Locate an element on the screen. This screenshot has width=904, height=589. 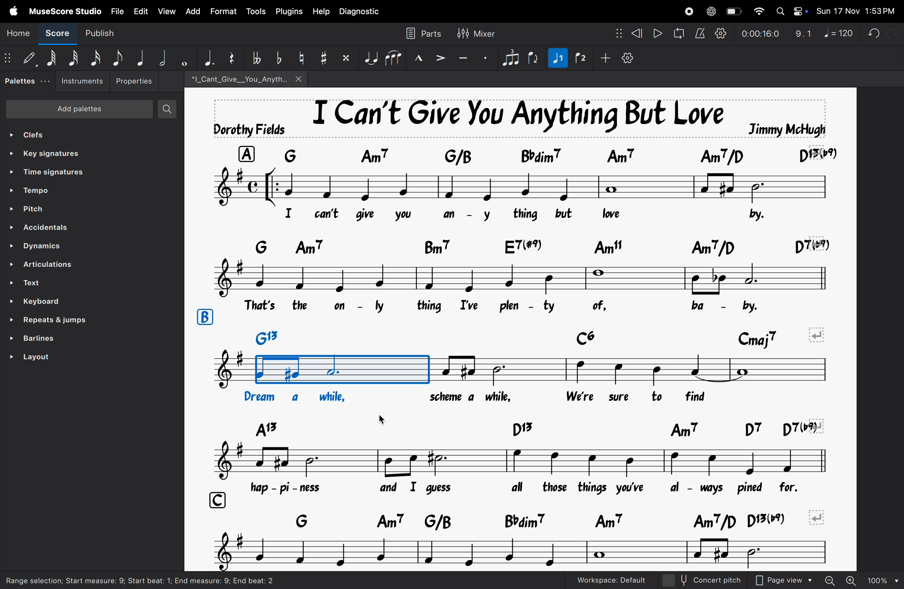
chatgpt is located at coordinates (711, 11).